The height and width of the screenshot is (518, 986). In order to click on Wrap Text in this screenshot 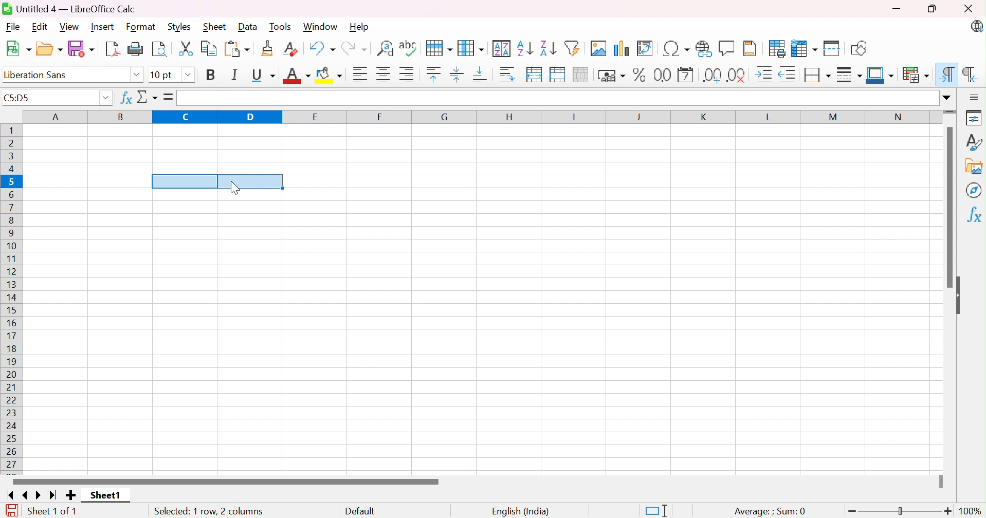, I will do `click(508, 75)`.